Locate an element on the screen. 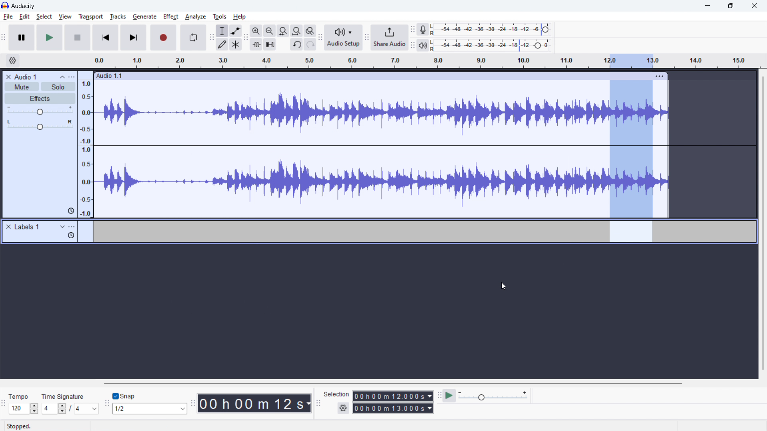 The height and width of the screenshot is (431, 767). multi tool is located at coordinates (236, 44).